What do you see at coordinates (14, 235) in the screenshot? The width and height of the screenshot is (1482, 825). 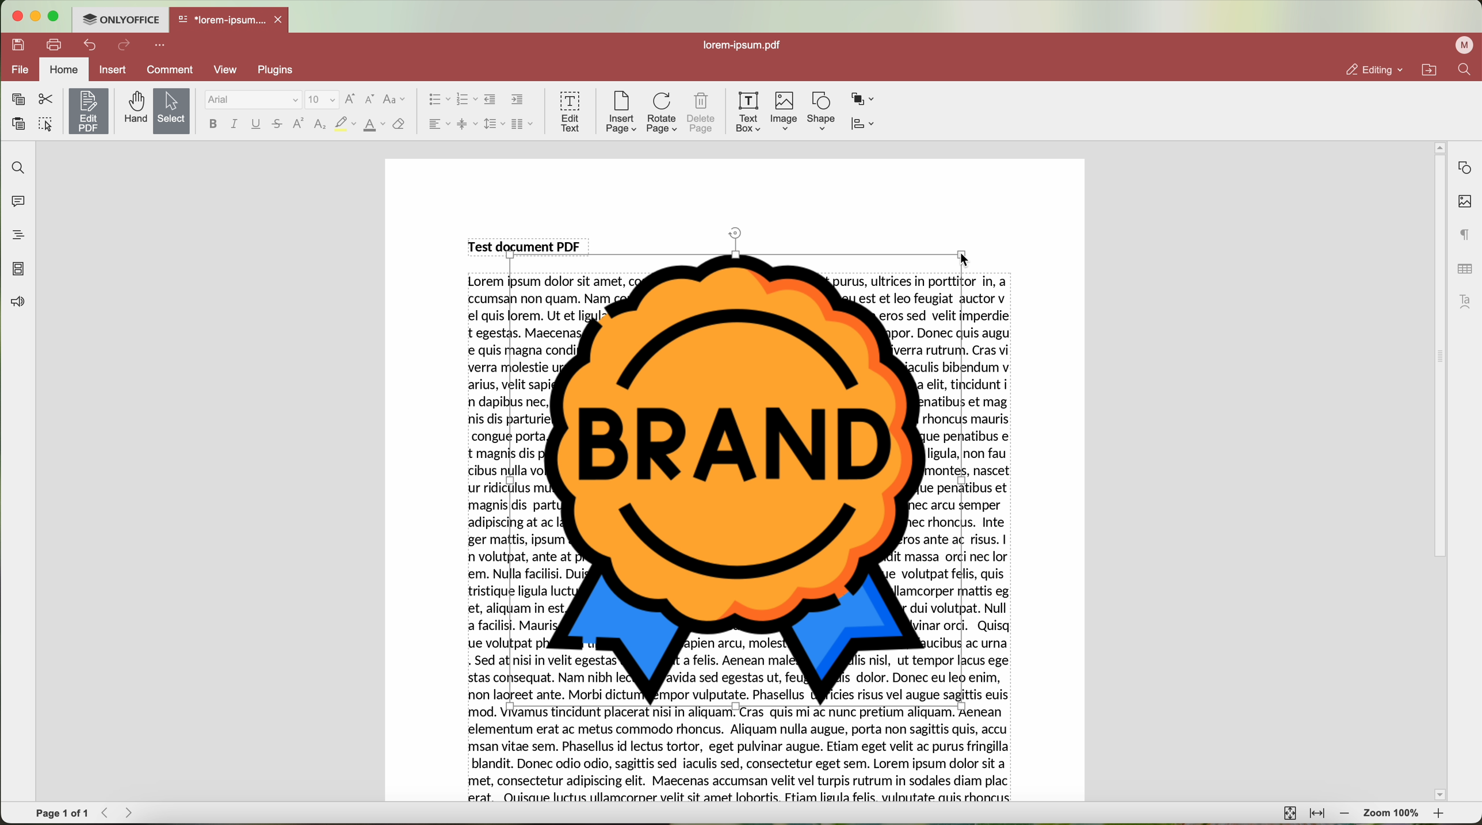 I see `headings` at bounding box center [14, 235].